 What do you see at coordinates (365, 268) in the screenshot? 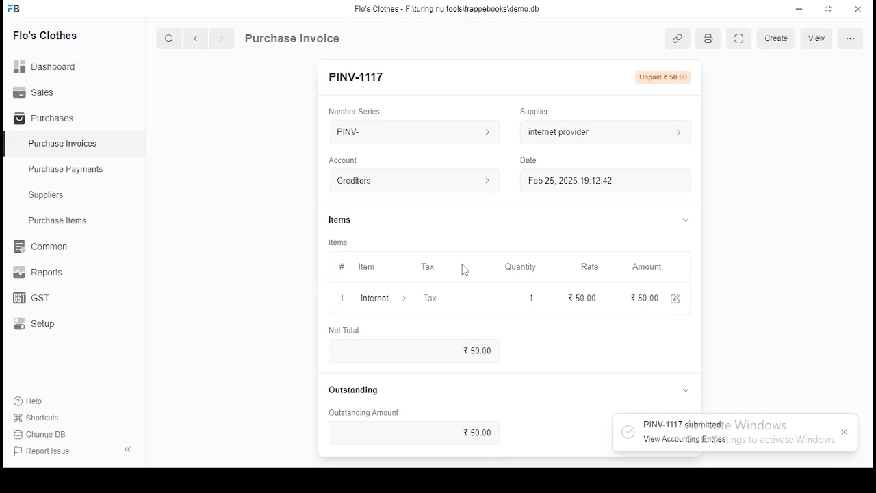
I see `item` at bounding box center [365, 268].